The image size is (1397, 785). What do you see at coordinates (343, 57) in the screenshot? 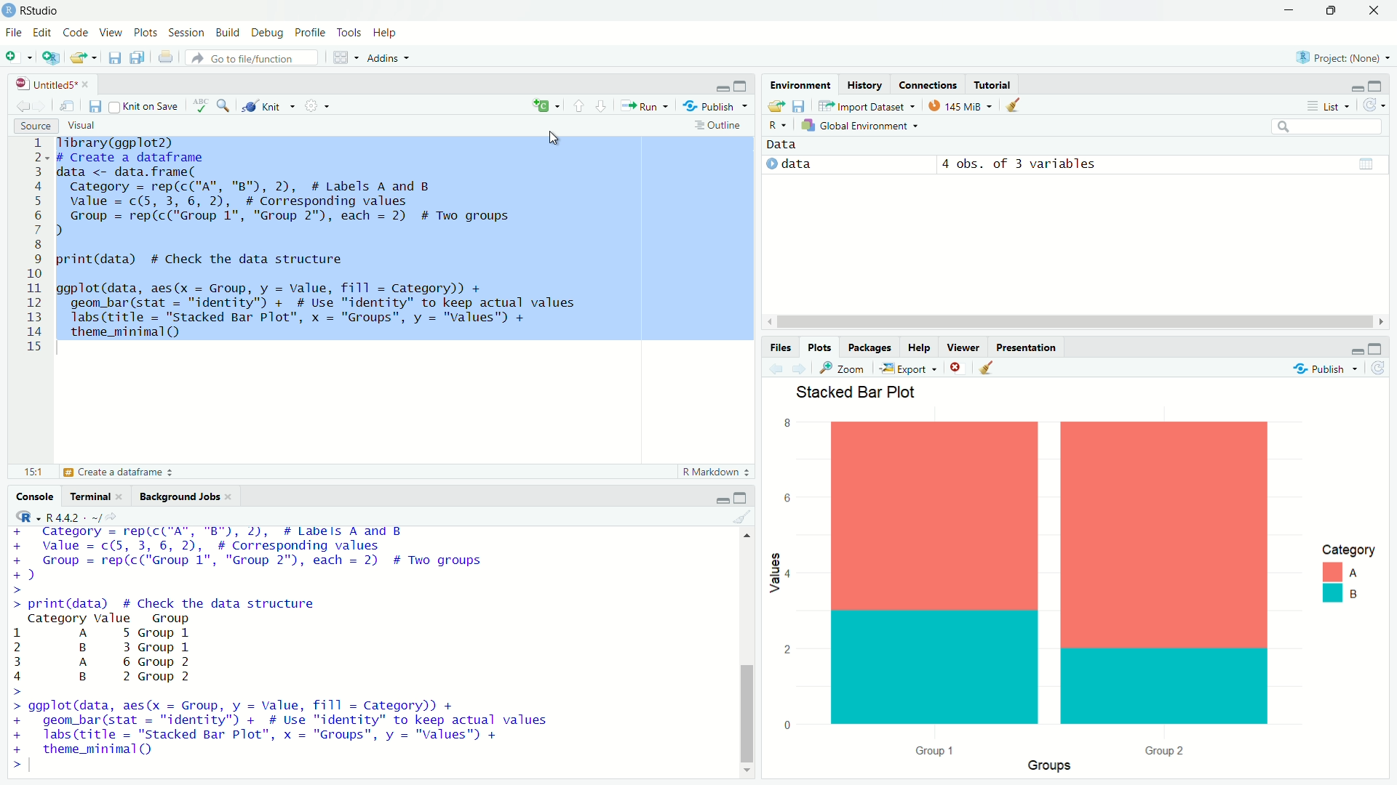
I see `Workspace panes` at bounding box center [343, 57].